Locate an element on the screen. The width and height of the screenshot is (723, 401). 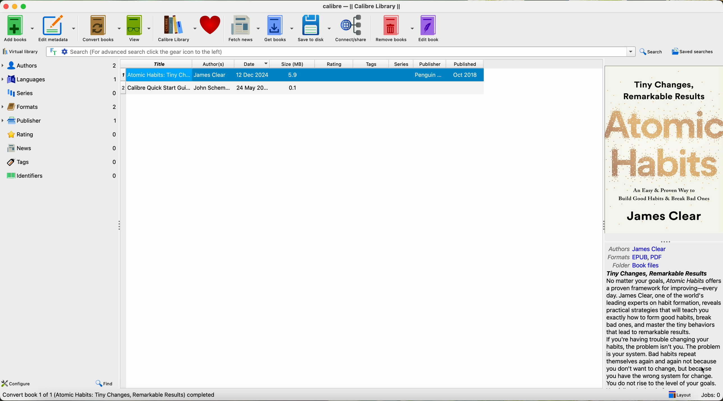
calibre library is located at coordinates (177, 28).